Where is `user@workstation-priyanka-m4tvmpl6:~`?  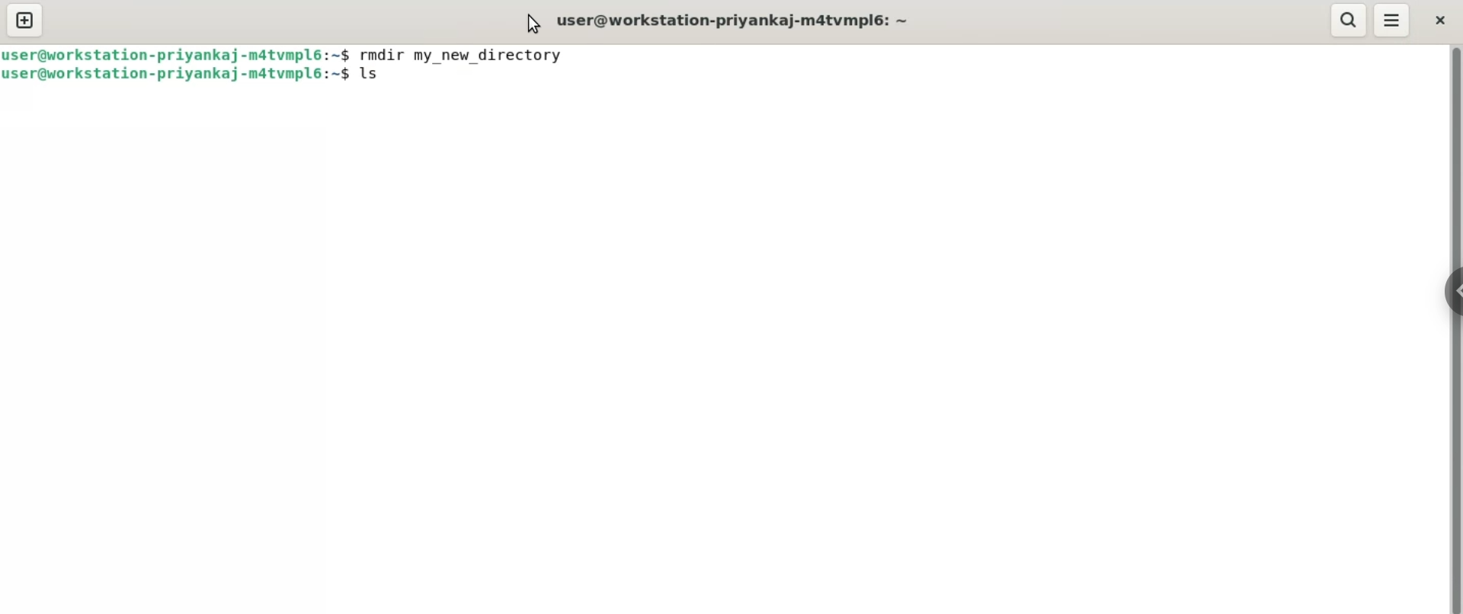 user@workstation-priyanka-m4tvmpl6:~ is located at coordinates (738, 19).